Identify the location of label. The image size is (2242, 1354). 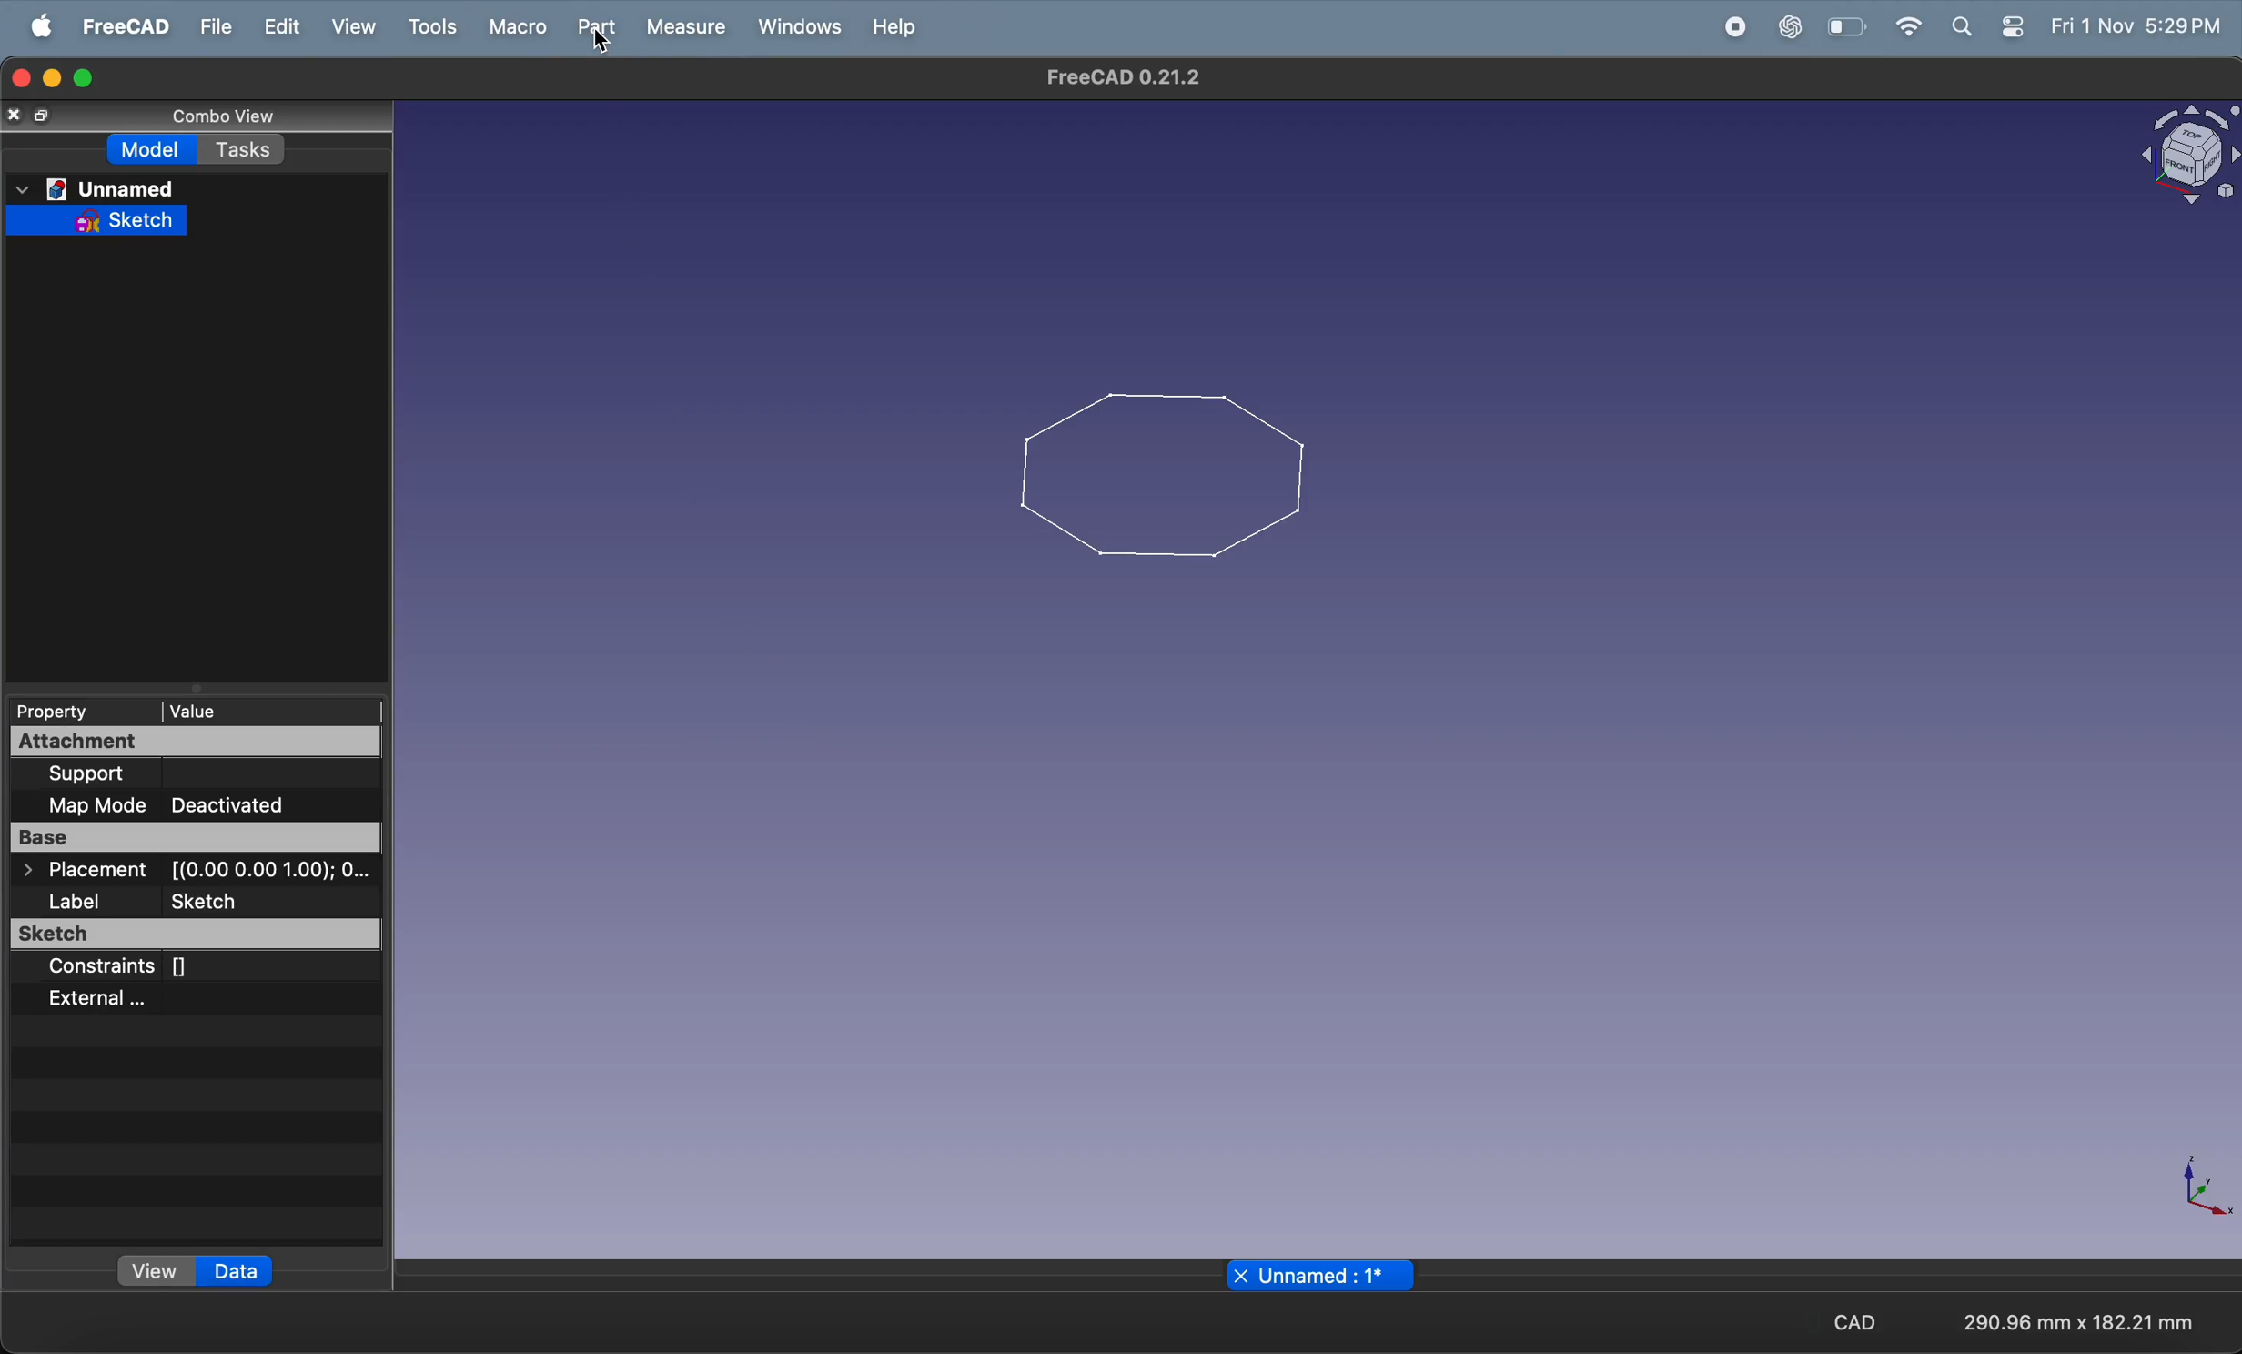
(71, 904).